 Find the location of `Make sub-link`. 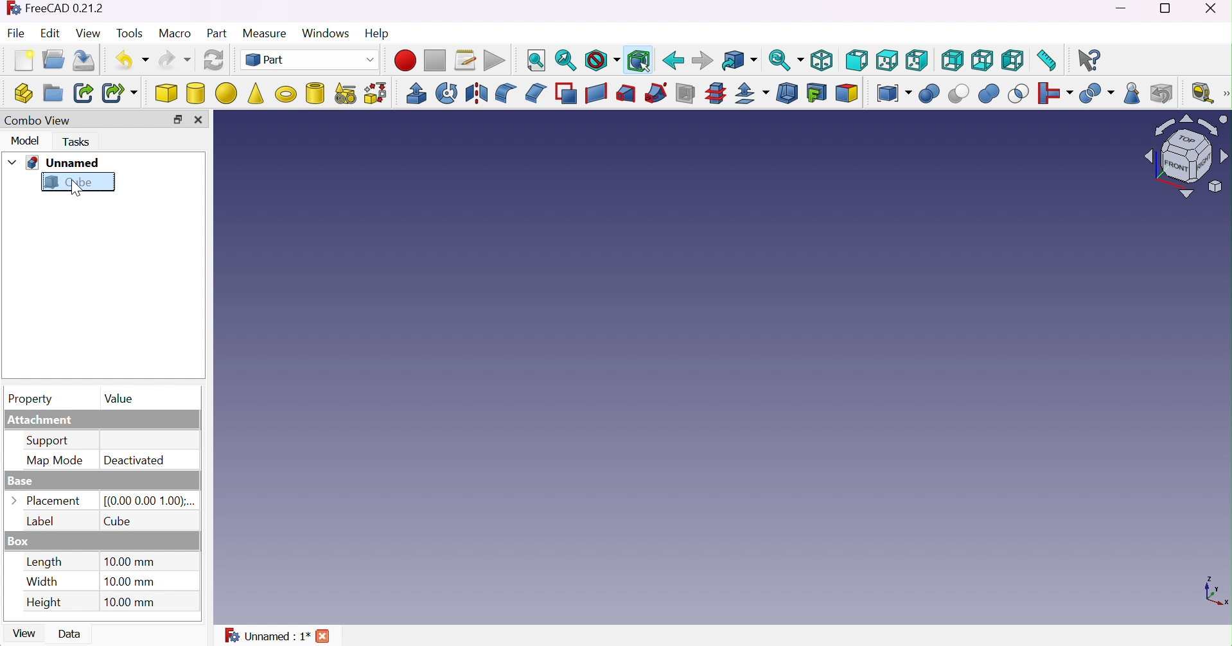

Make sub-link is located at coordinates (119, 94).